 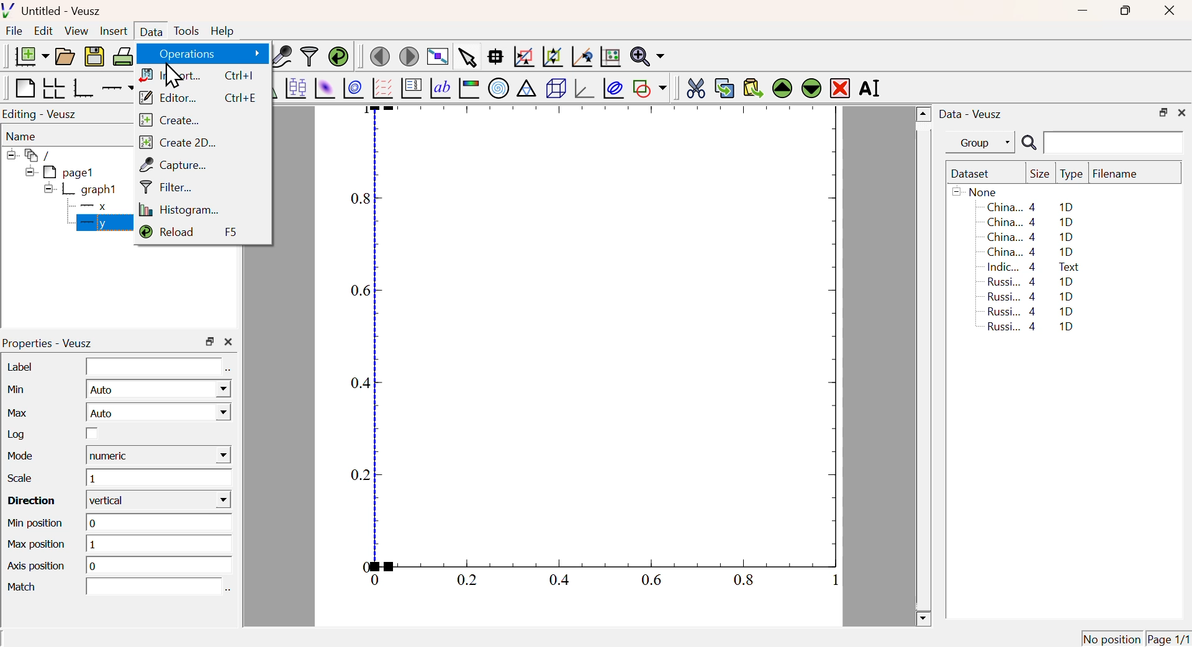 I want to click on Match, so click(x=24, y=588).